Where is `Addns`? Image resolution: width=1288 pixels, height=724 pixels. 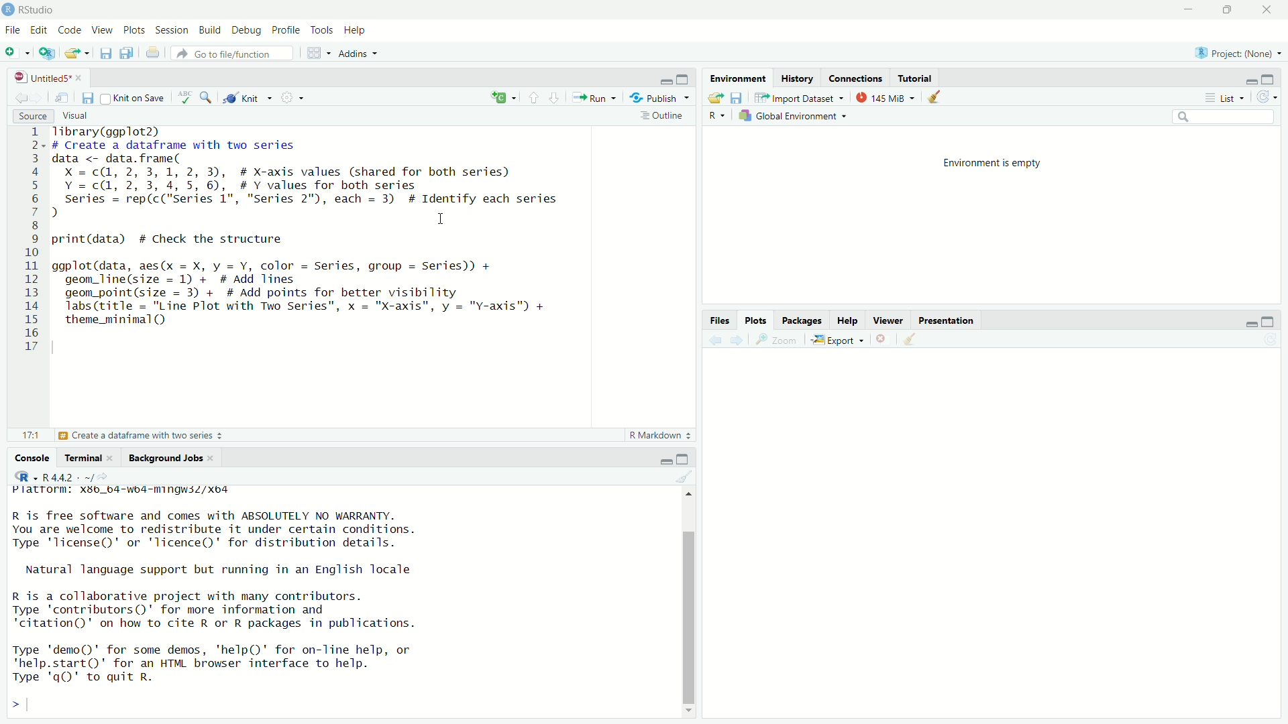
Addns is located at coordinates (362, 56).